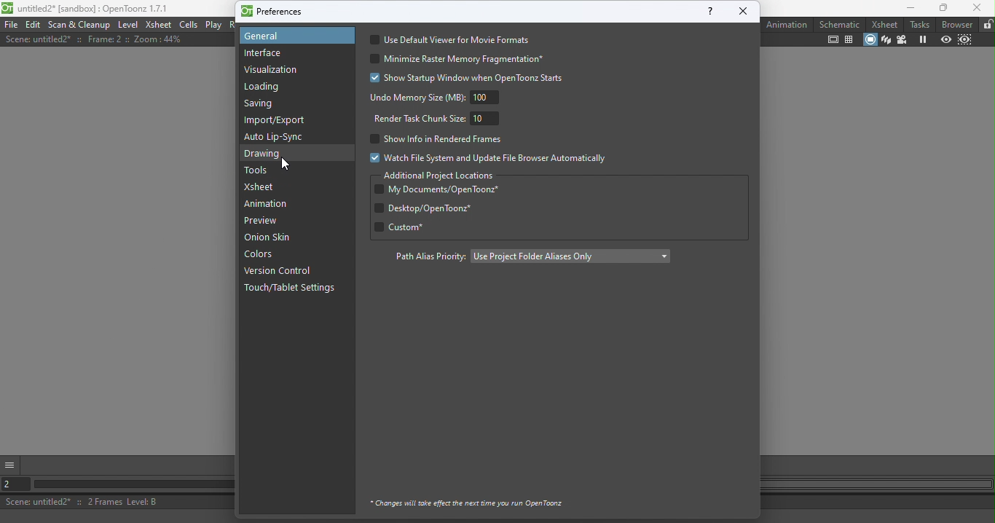  What do you see at coordinates (833, 40) in the screenshot?
I see `Safe area` at bounding box center [833, 40].